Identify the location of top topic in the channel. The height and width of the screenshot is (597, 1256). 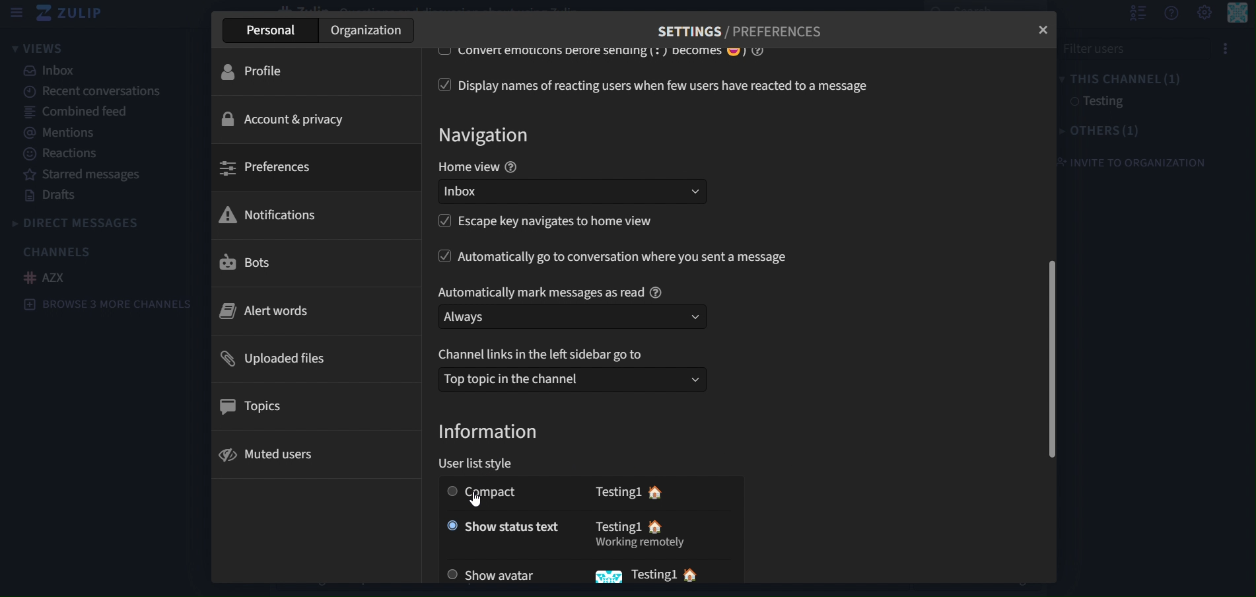
(571, 378).